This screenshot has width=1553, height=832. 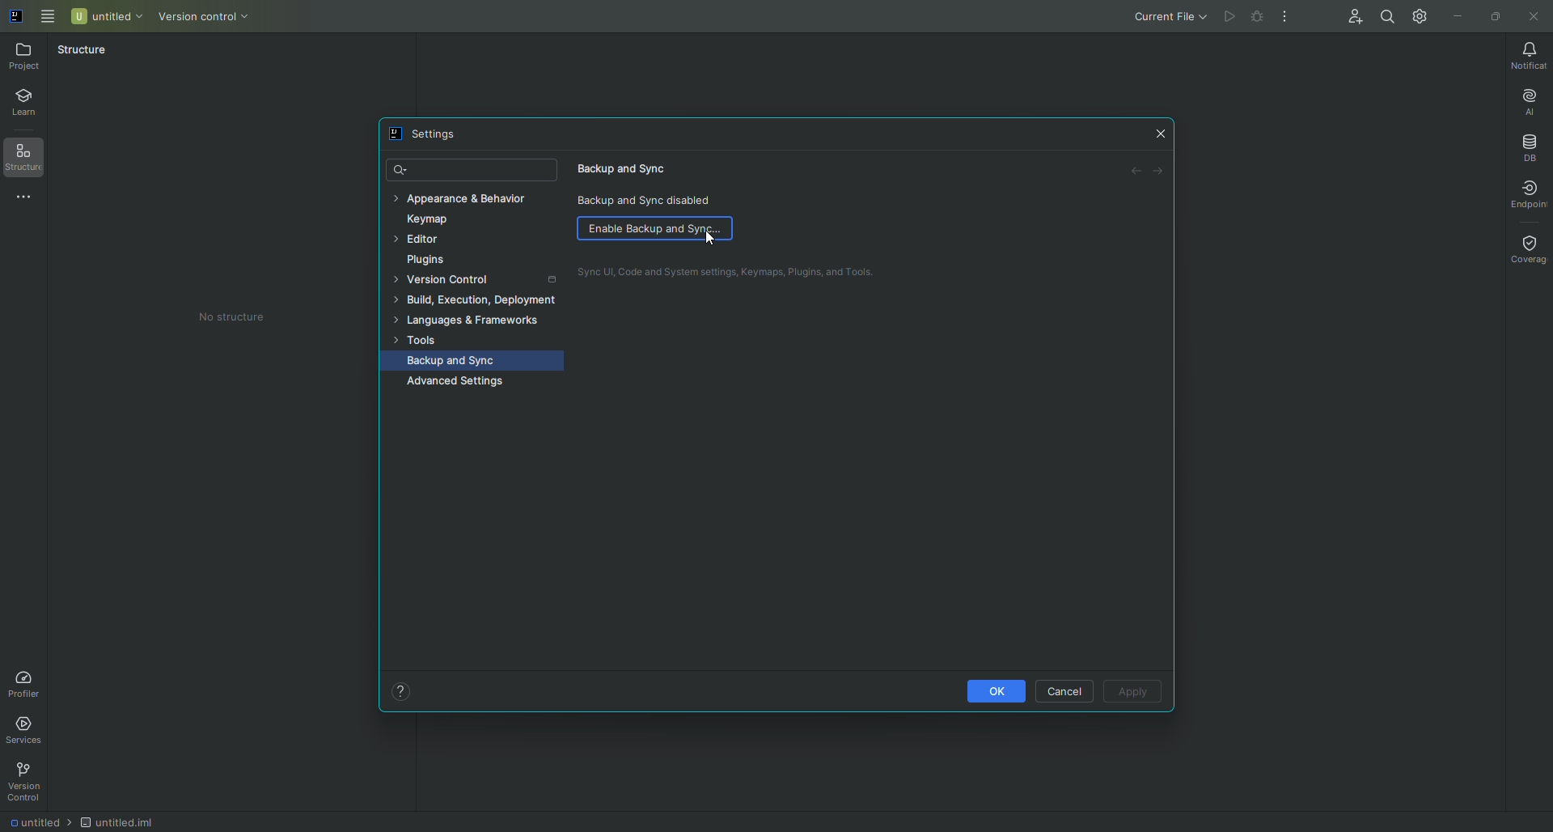 What do you see at coordinates (456, 382) in the screenshot?
I see `Advanced Settings` at bounding box center [456, 382].